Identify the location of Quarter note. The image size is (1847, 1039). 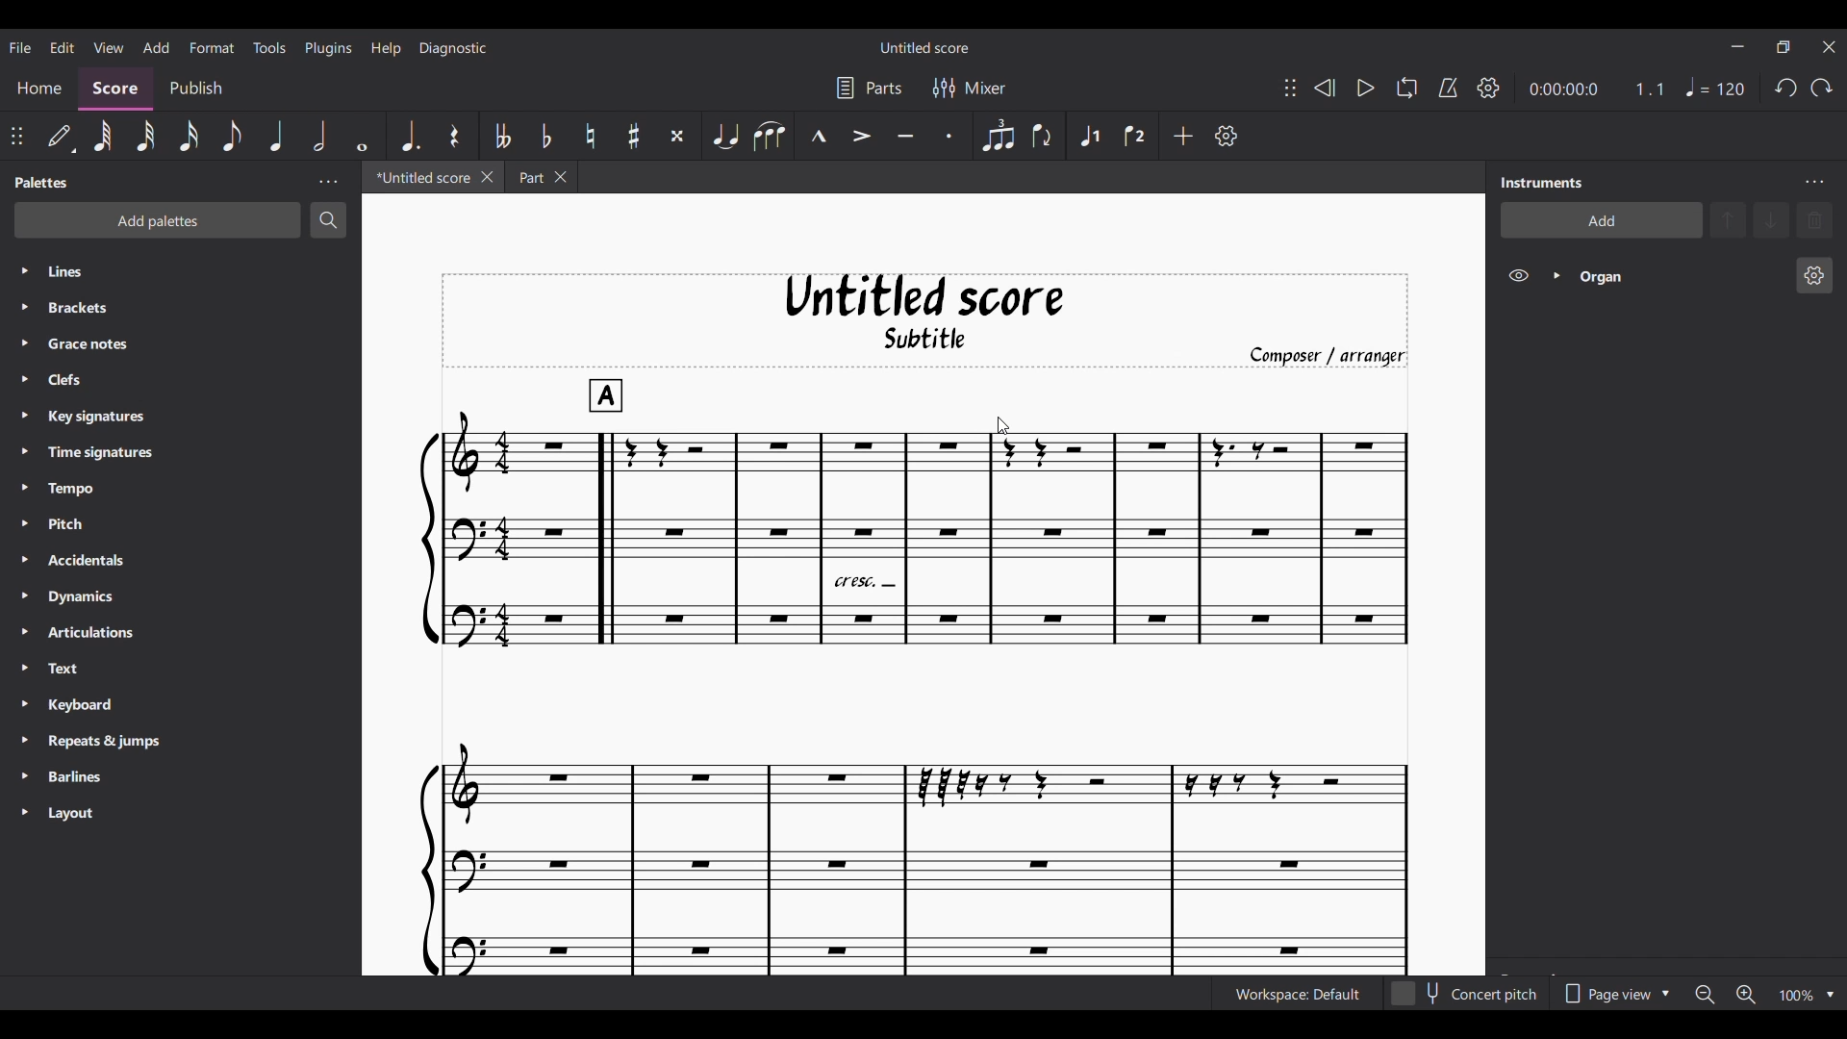
(1714, 87).